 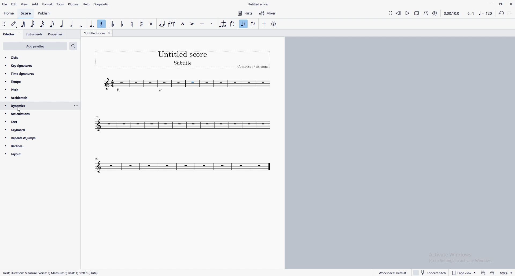 What do you see at coordinates (35, 74) in the screenshot?
I see `time signatures` at bounding box center [35, 74].